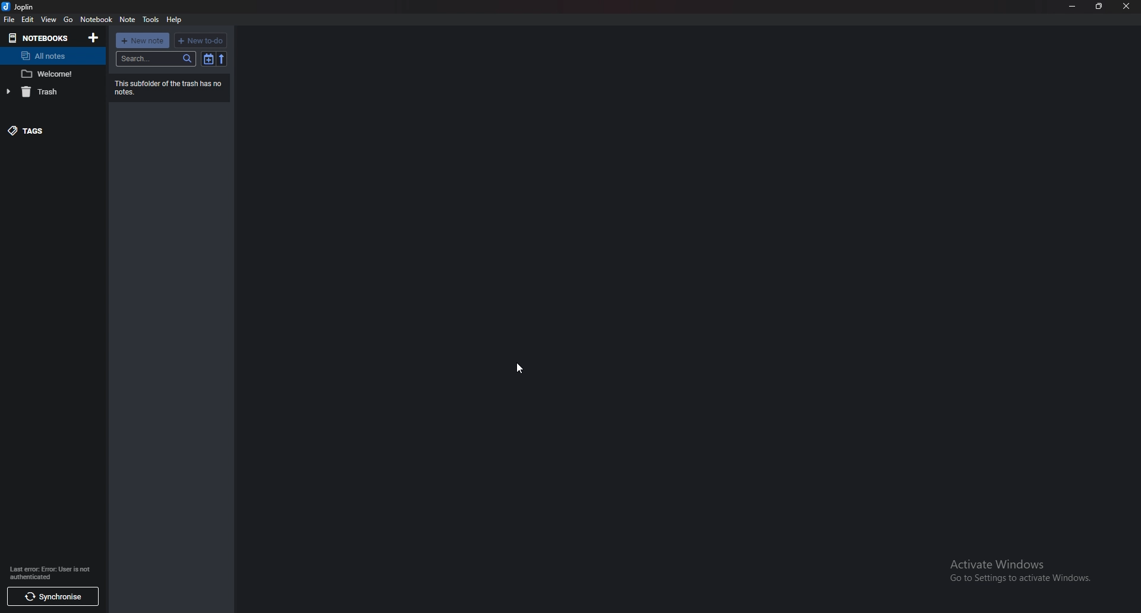 Image resolution: width=1141 pixels, height=613 pixels. I want to click on Synchronize, so click(51, 596).